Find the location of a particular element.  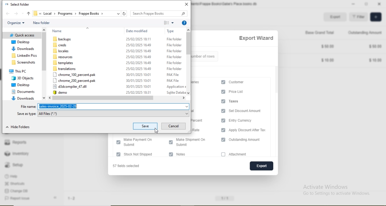

checkbox is located at coordinates (171, 154).